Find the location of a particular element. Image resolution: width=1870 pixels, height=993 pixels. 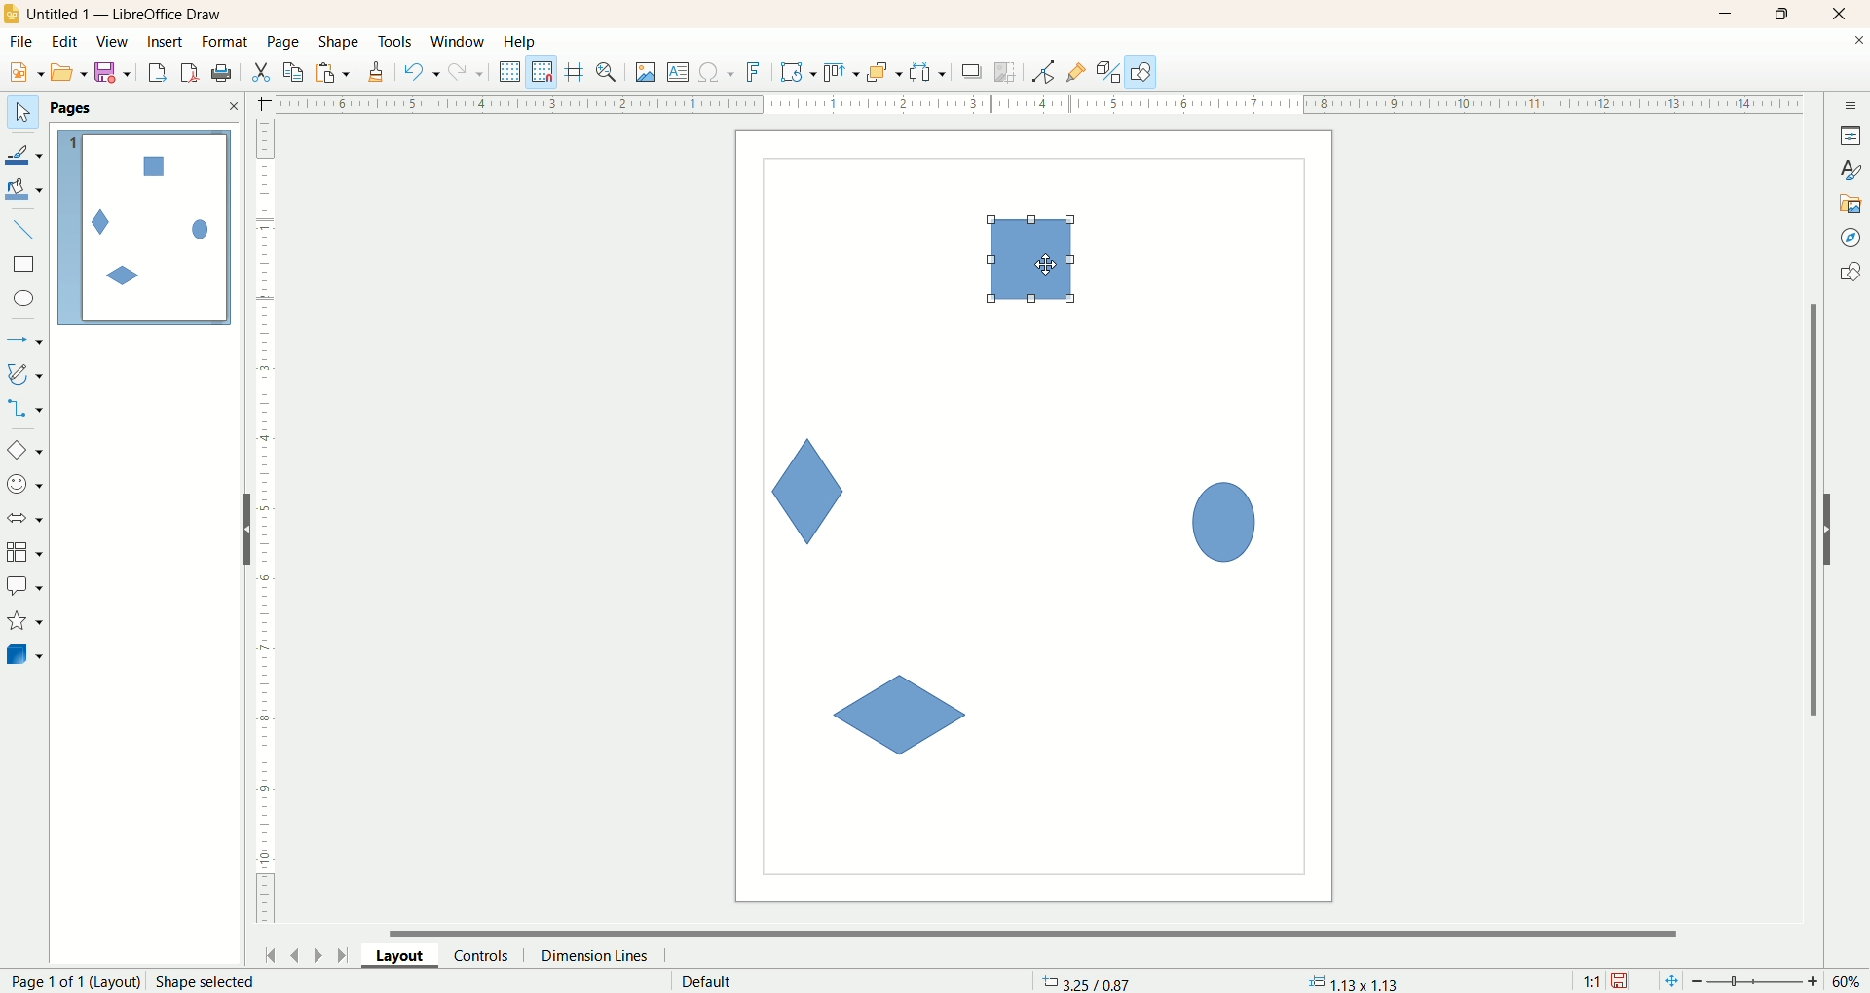

3dD object is located at coordinates (23, 654).